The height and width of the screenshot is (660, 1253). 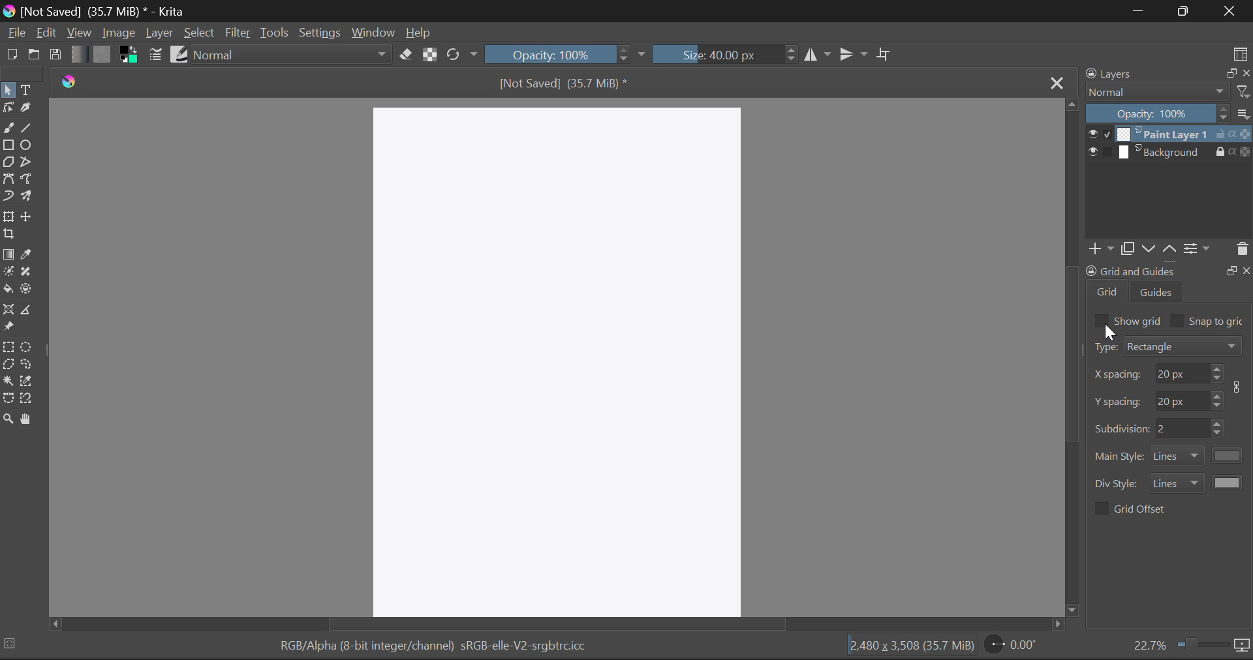 What do you see at coordinates (1229, 455) in the screenshot?
I see `color` at bounding box center [1229, 455].